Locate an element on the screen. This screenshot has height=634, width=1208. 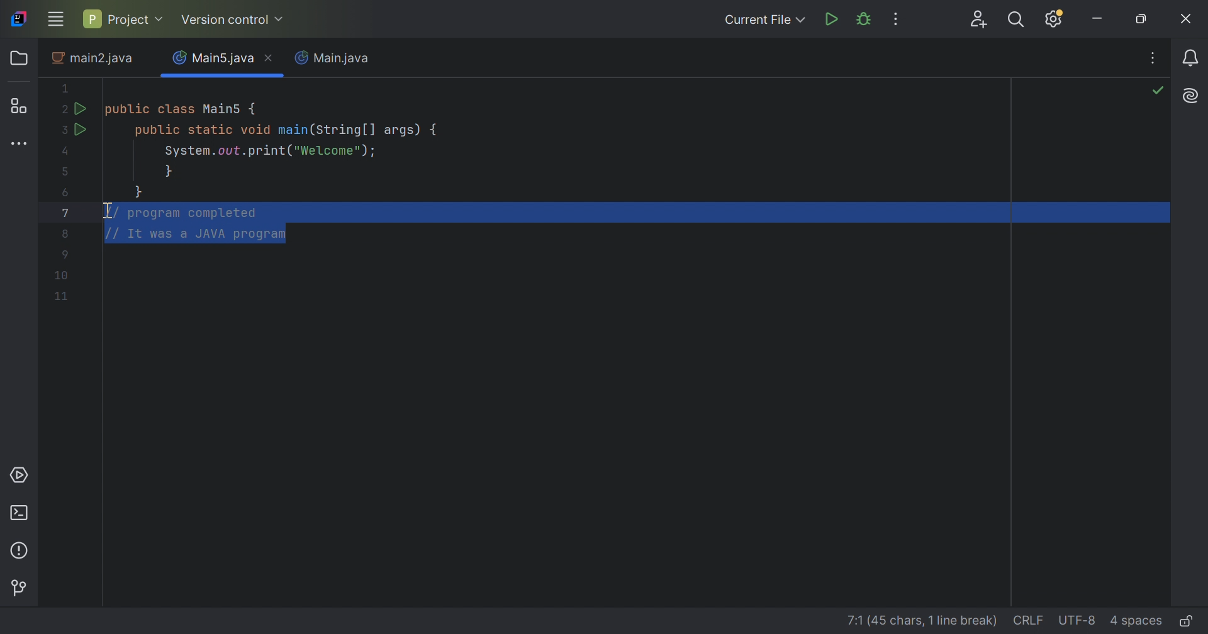
Version control is located at coordinates (20, 586).